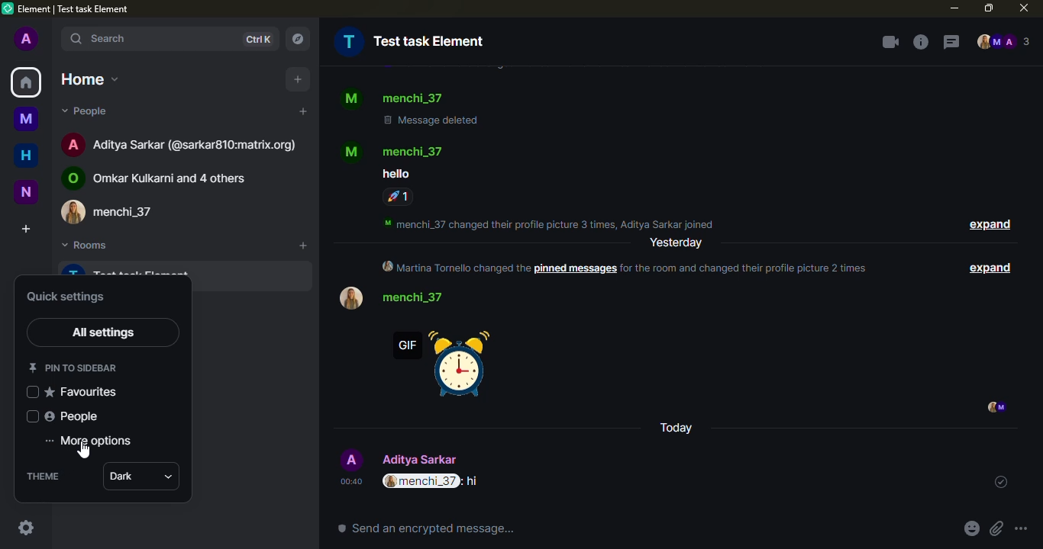 The height and width of the screenshot is (549, 1043). What do you see at coordinates (350, 100) in the screenshot?
I see `profile` at bounding box center [350, 100].